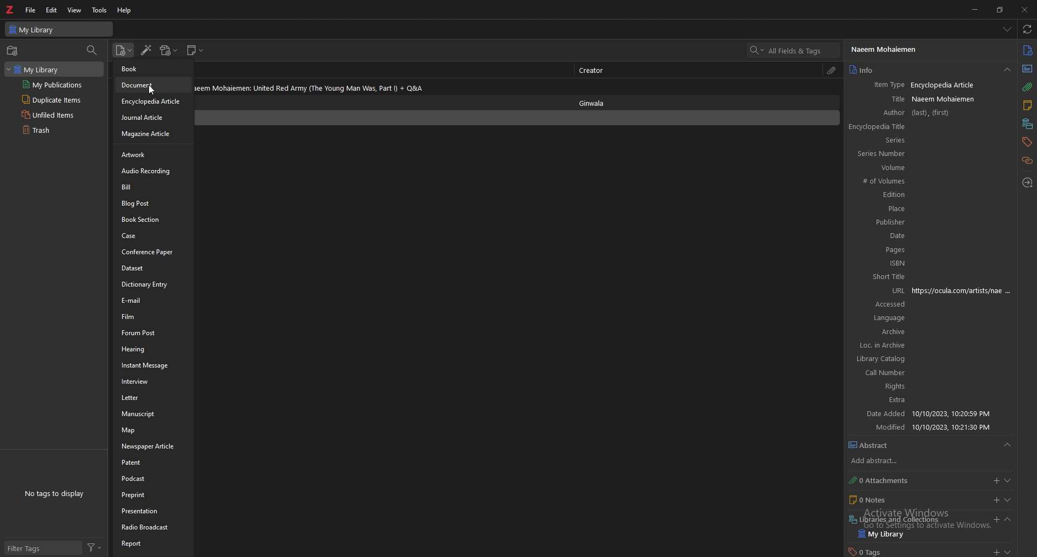  Describe the element at coordinates (153, 67) in the screenshot. I see `book` at that location.